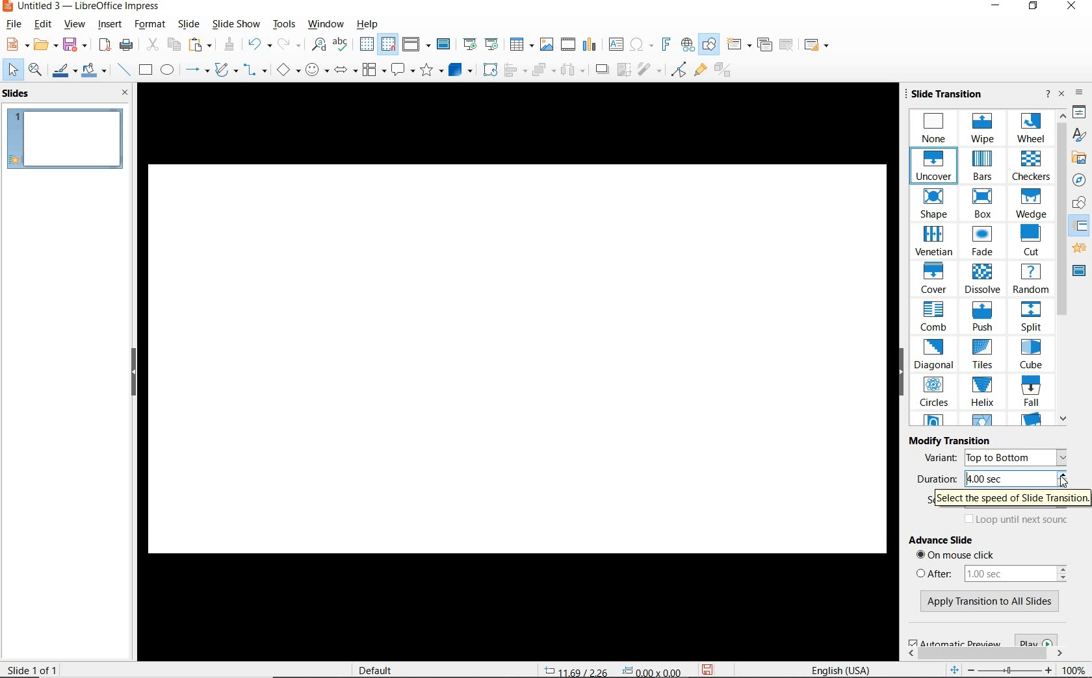  What do you see at coordinates (42, 26) in the screenshot?
I see `EDIT` at bounding box center [42, 26].